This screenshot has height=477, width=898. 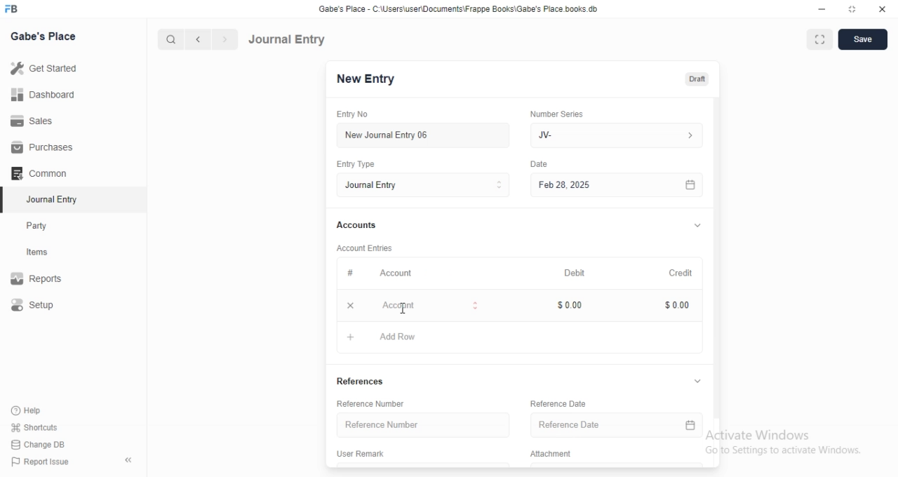 What do you see at coordinates (370, 247) in the screenshot?
I see `‘Account Entries.` at bounding box center [370, 247].